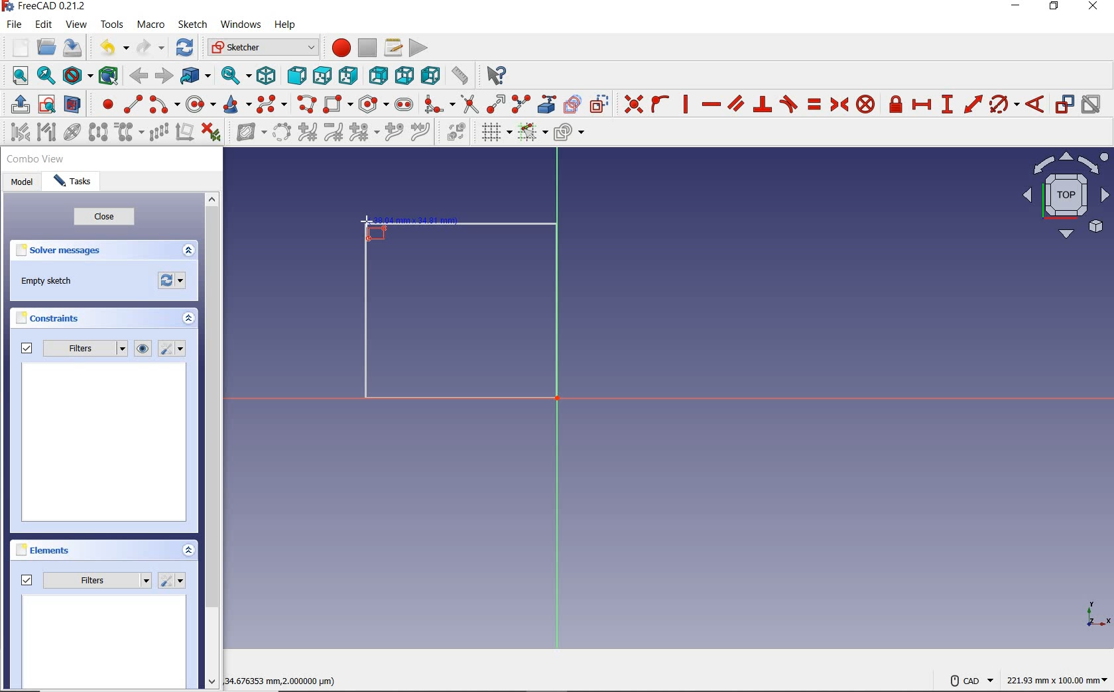 The image size is (1114, 692). What do you see at coordinates (44, 549) in the screenshot?
I see `elements` at bounding box center [44, 549].